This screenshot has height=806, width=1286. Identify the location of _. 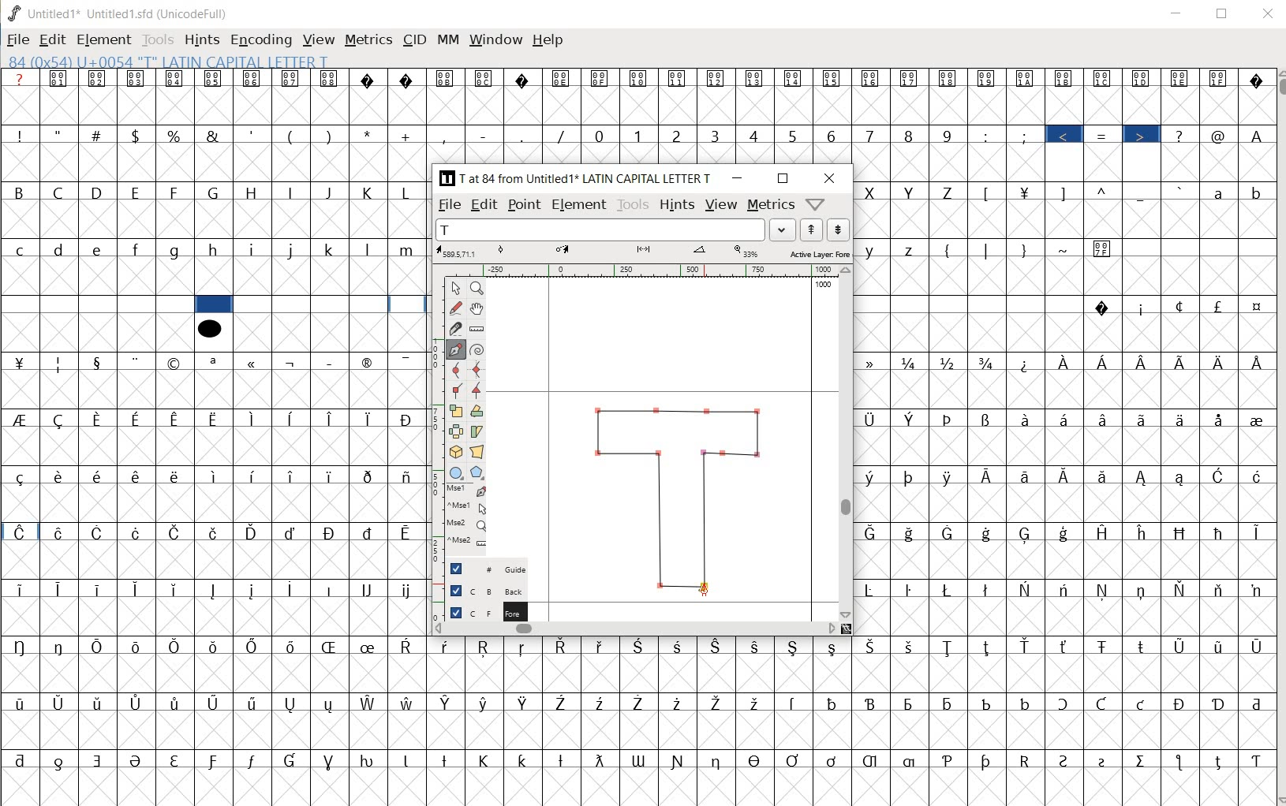
(1142, 193).